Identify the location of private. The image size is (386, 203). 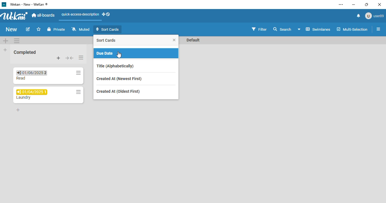
(56, 29).